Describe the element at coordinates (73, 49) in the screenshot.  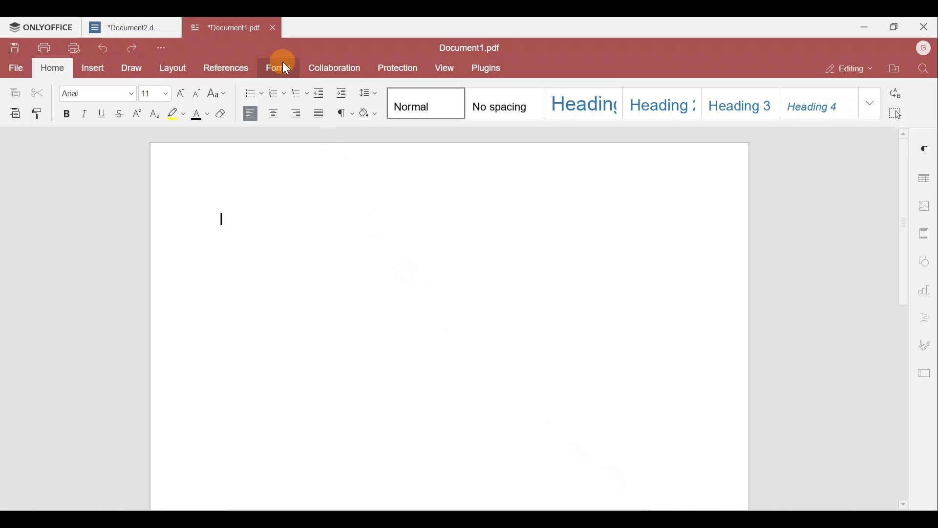
I see `Quick print` at that location.